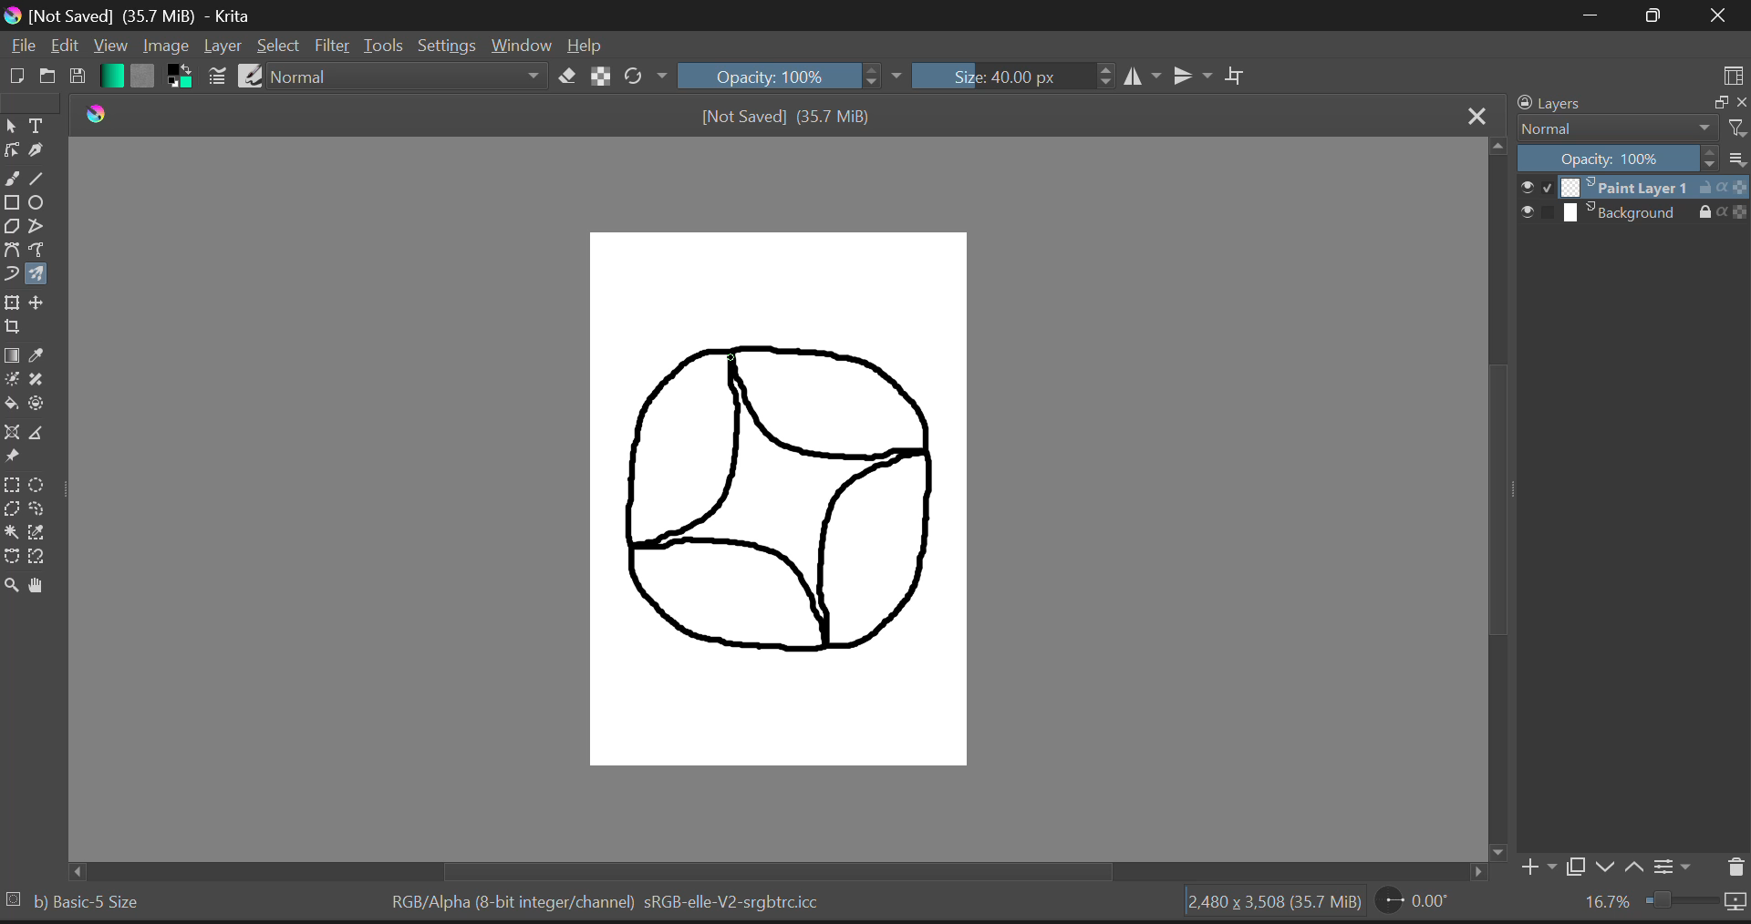 This screenshot has height=924, width=1751. Describe the element at coordinates (1738, 128) in the screenshot. I see `` at that location.